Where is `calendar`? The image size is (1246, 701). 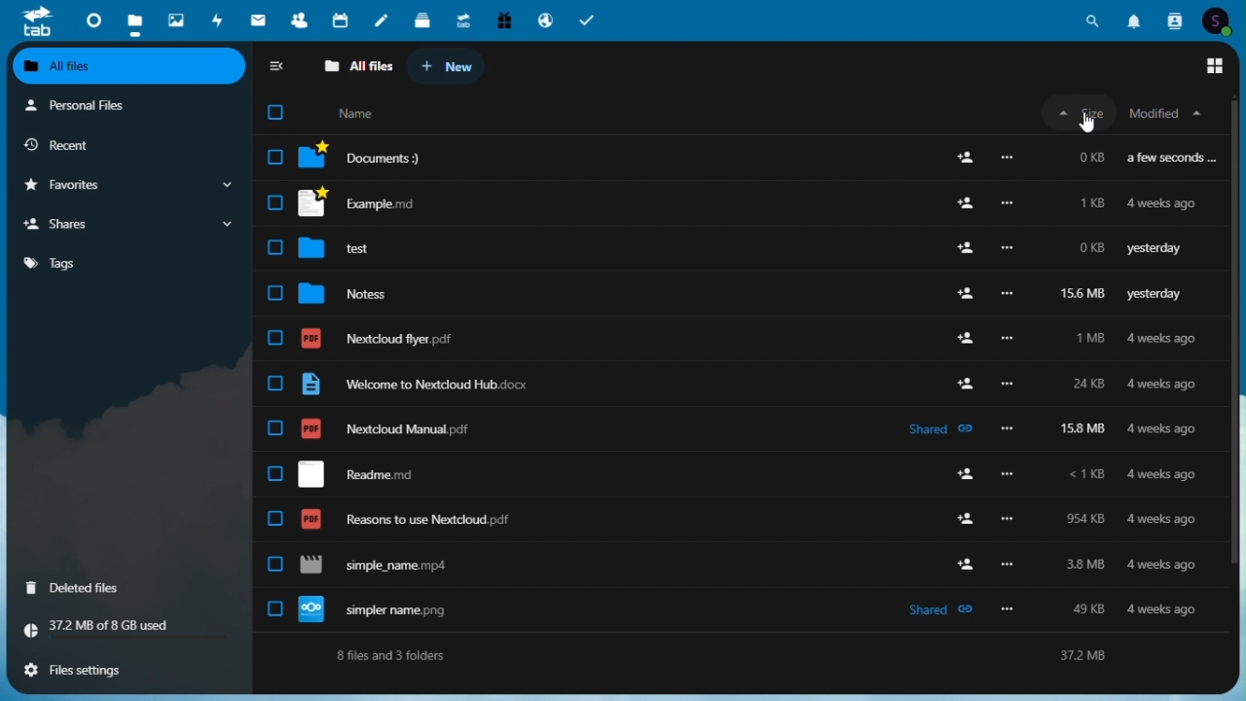
calendar is located at coordinates (343, 19).